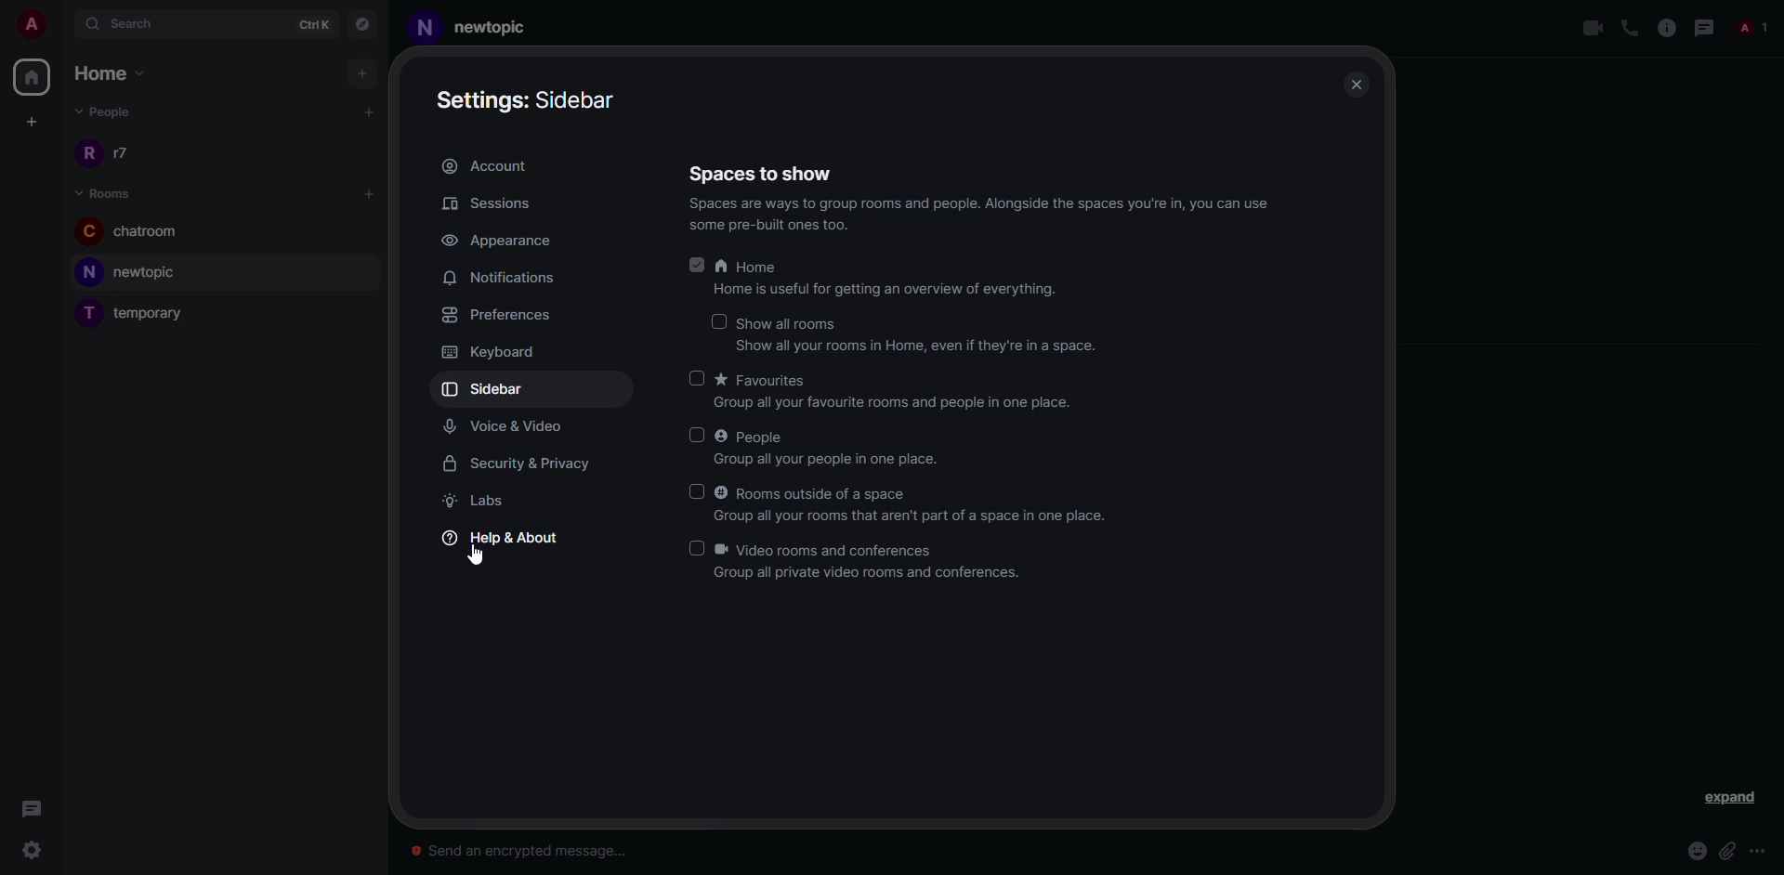 Image resolution: width=1784 pixels, height=875 pixels. I want to click on ctrlK, so click(314, 24).